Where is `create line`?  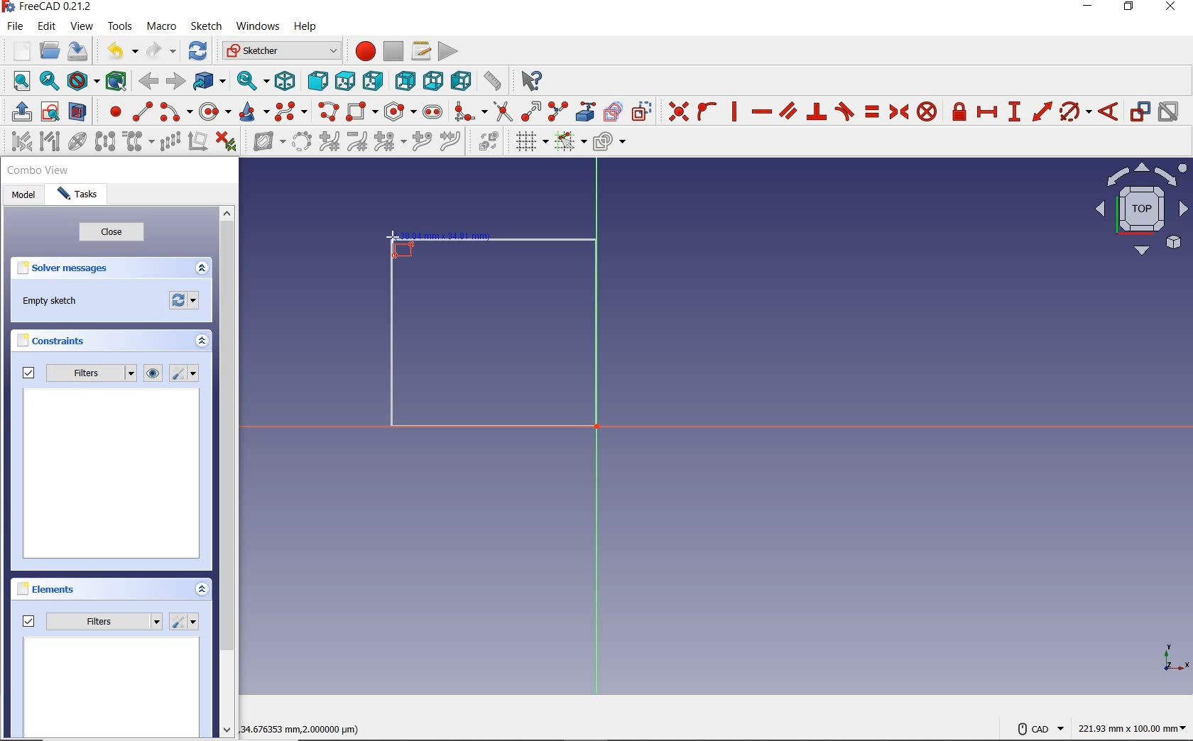 create line is located at coordinates (142, 111).